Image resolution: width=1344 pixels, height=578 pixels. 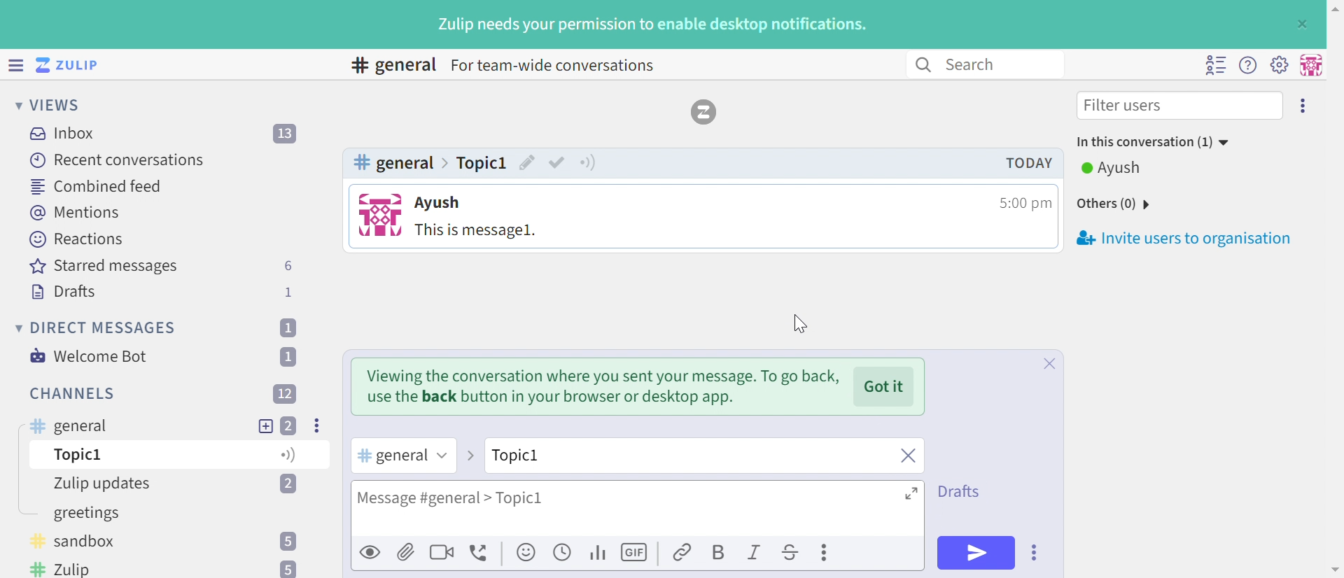 What do you see at coordinates (653, 26) in the screenshot?
I see `Zulip needs your permission to enable desktop notifications.` at bounding box center [653, 26].